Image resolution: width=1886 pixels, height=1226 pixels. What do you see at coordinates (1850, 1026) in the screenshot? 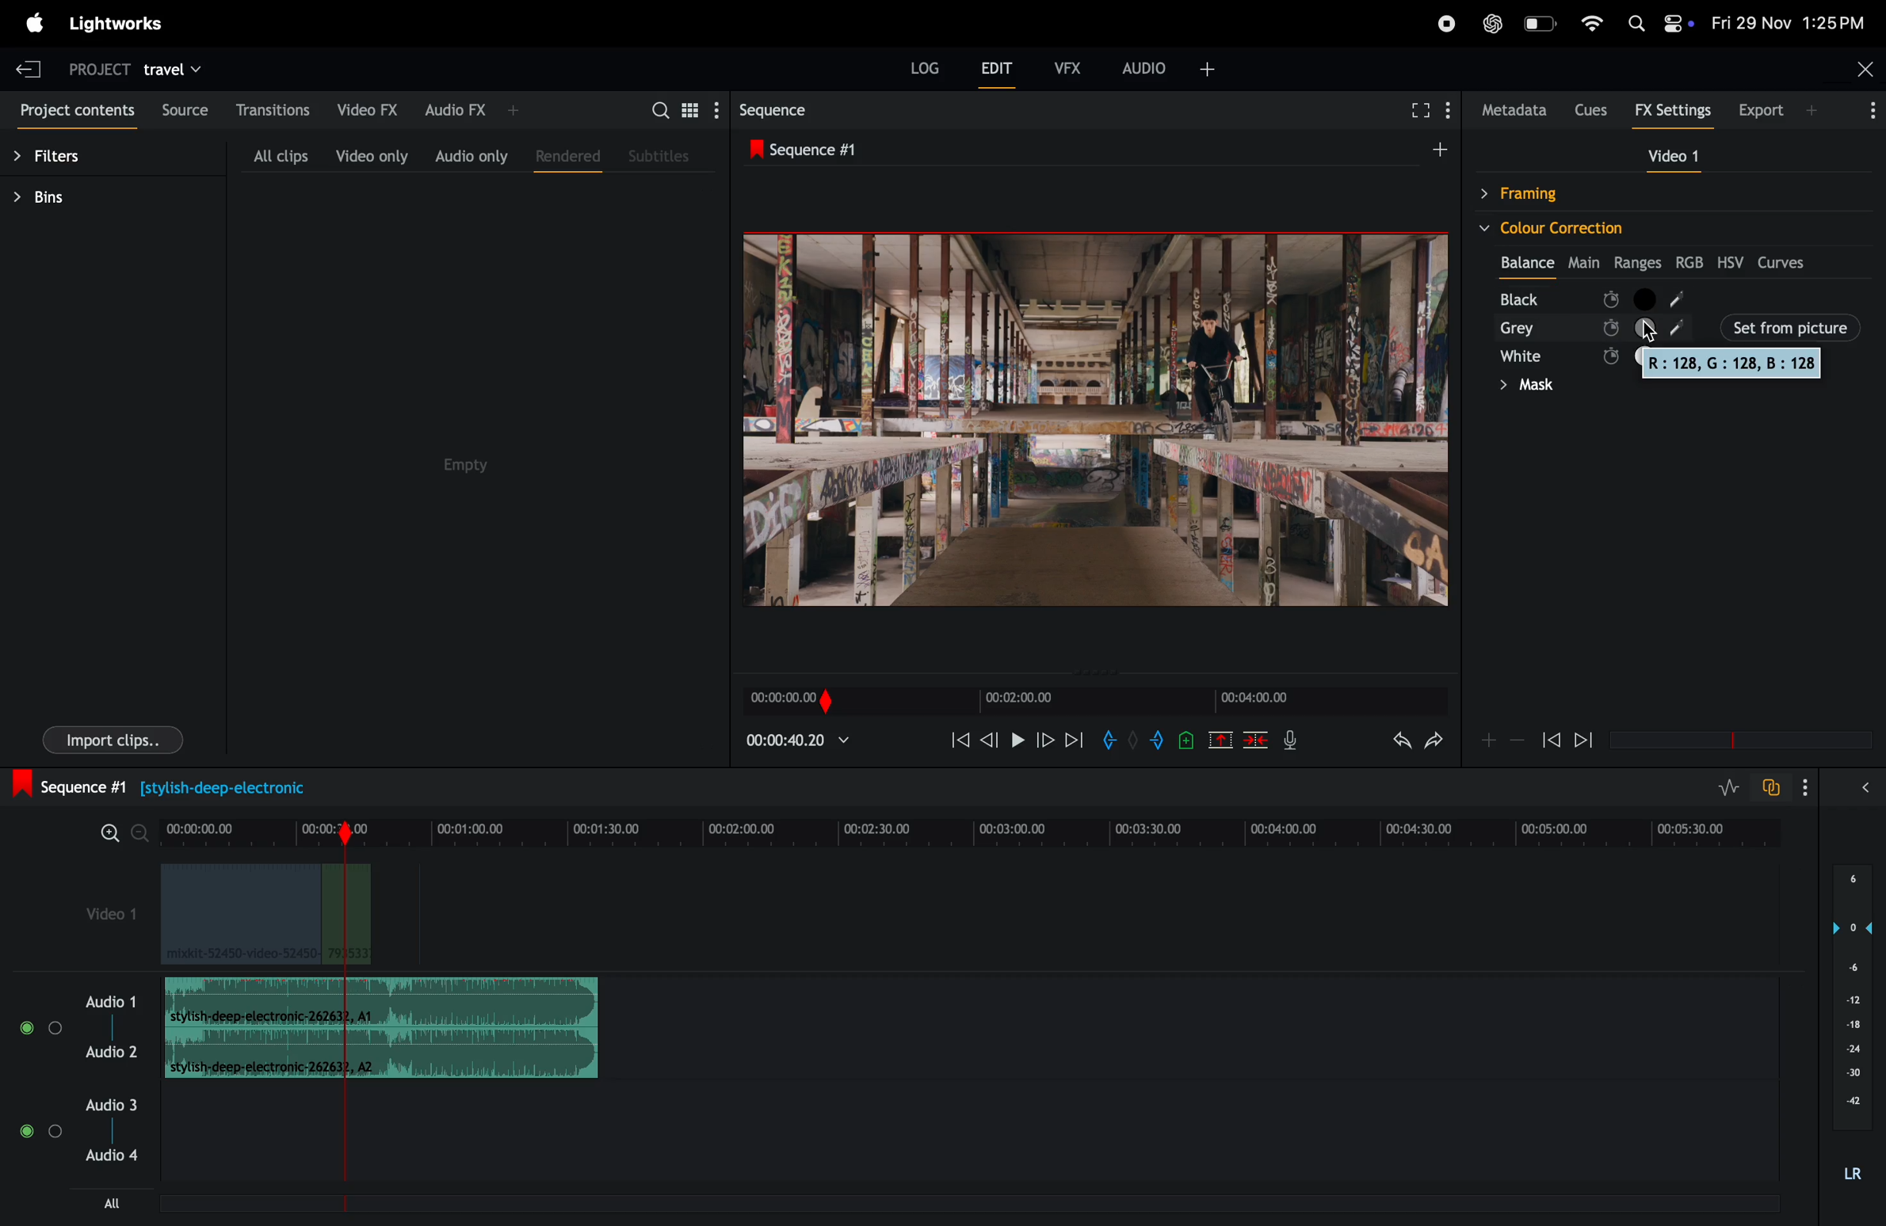
I see `audio pitch` at bounding box center [1850, 1026].